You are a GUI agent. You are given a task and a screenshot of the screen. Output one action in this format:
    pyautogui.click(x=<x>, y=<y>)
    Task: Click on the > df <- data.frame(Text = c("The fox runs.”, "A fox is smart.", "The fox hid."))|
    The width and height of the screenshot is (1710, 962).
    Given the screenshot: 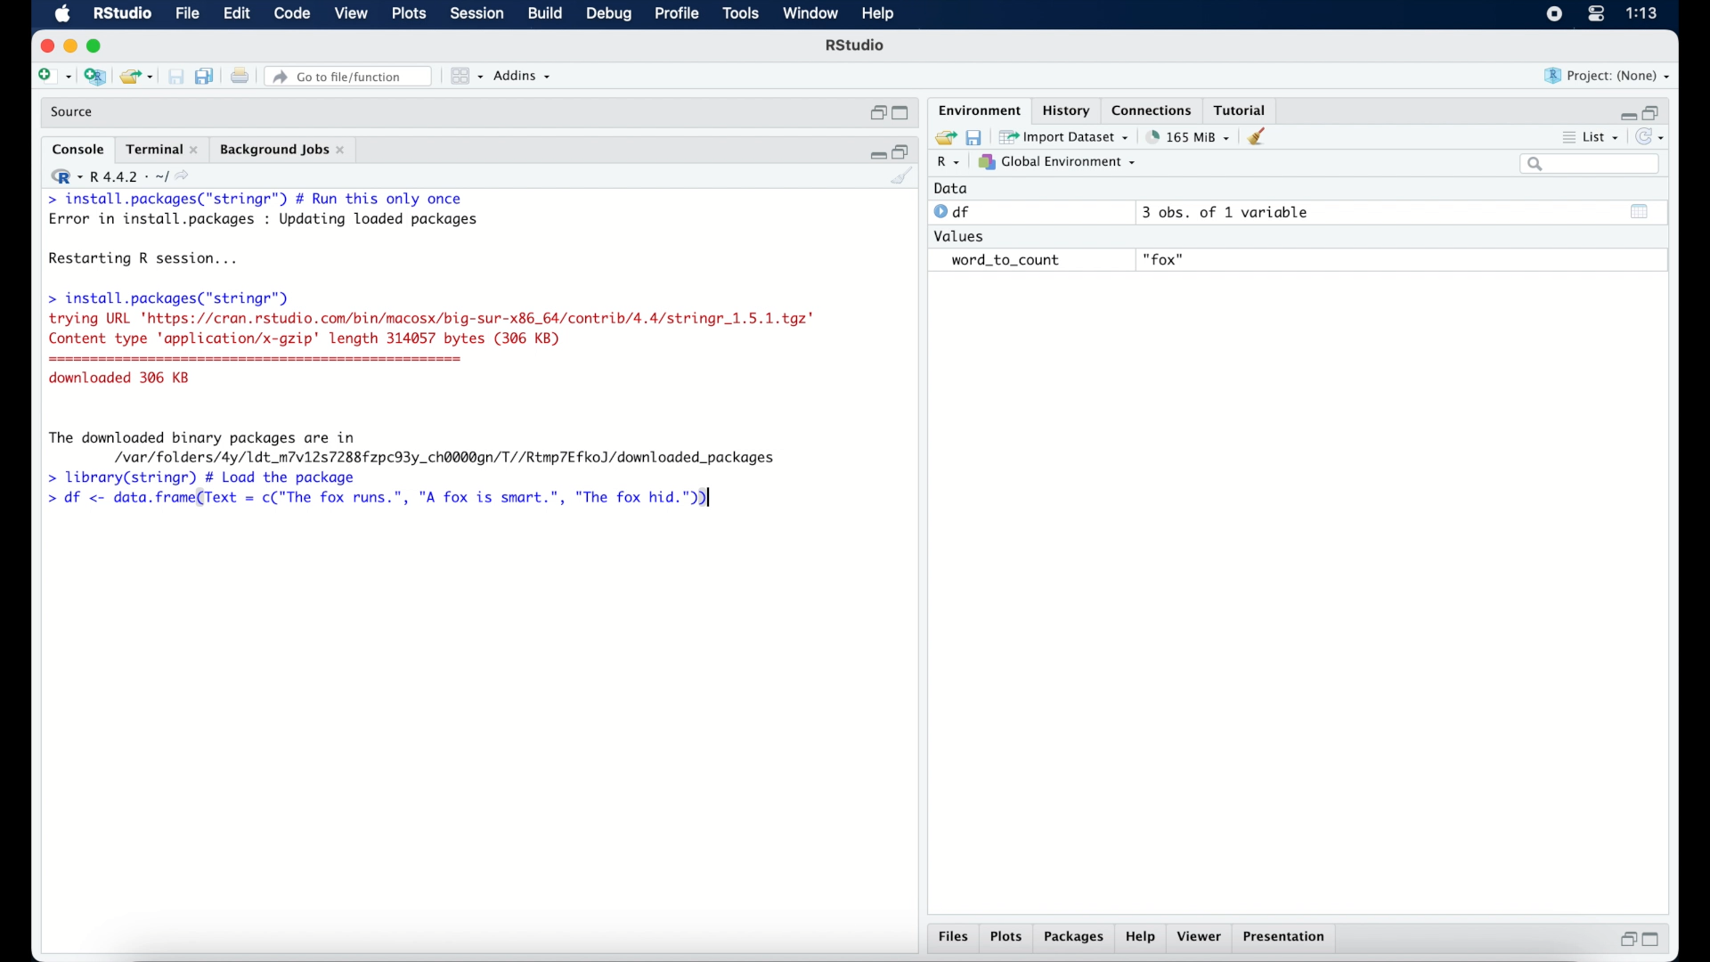 What is the action you would take?
    pyautogui.click(x=388, y=499)
    